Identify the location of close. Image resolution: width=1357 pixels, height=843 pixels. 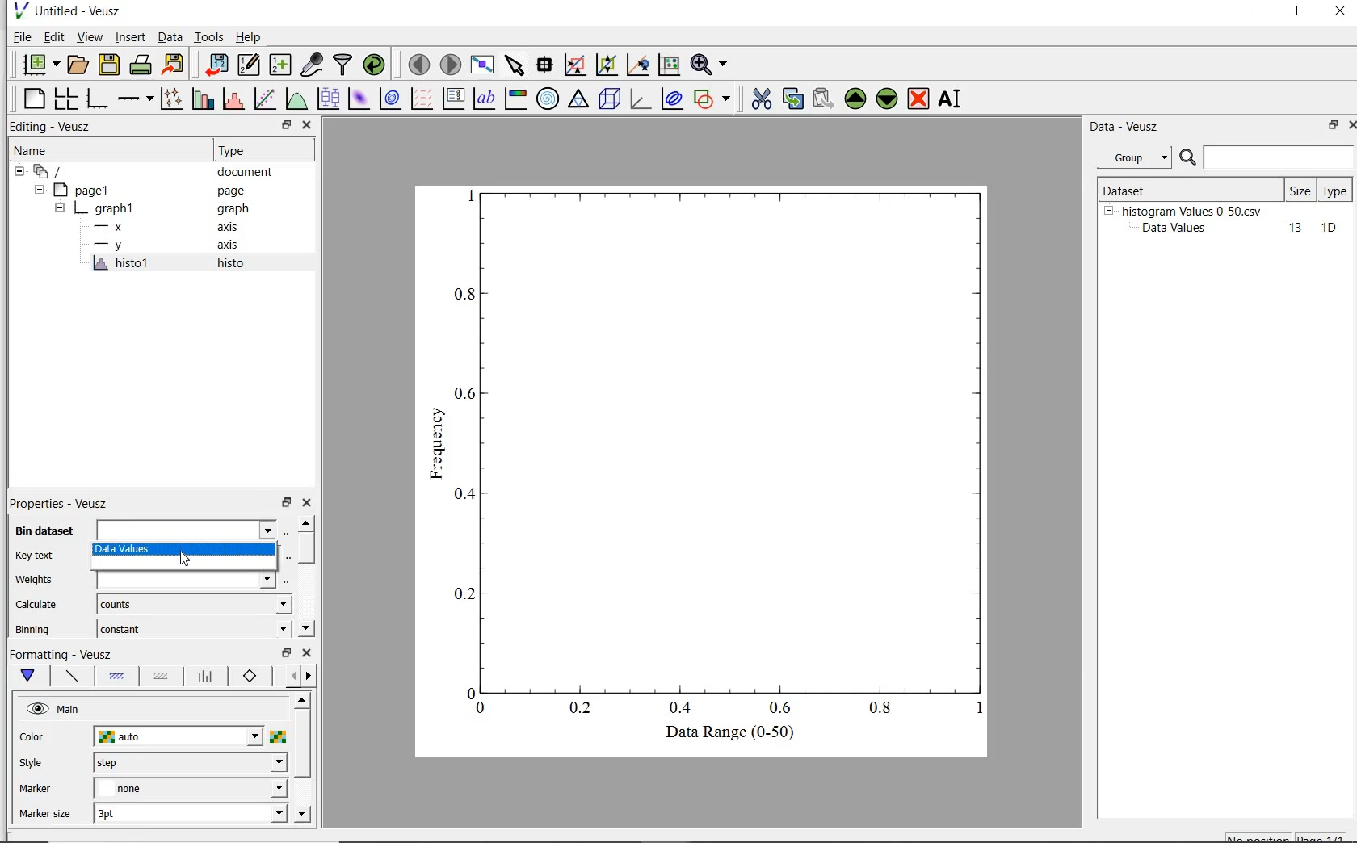
(309, 503).